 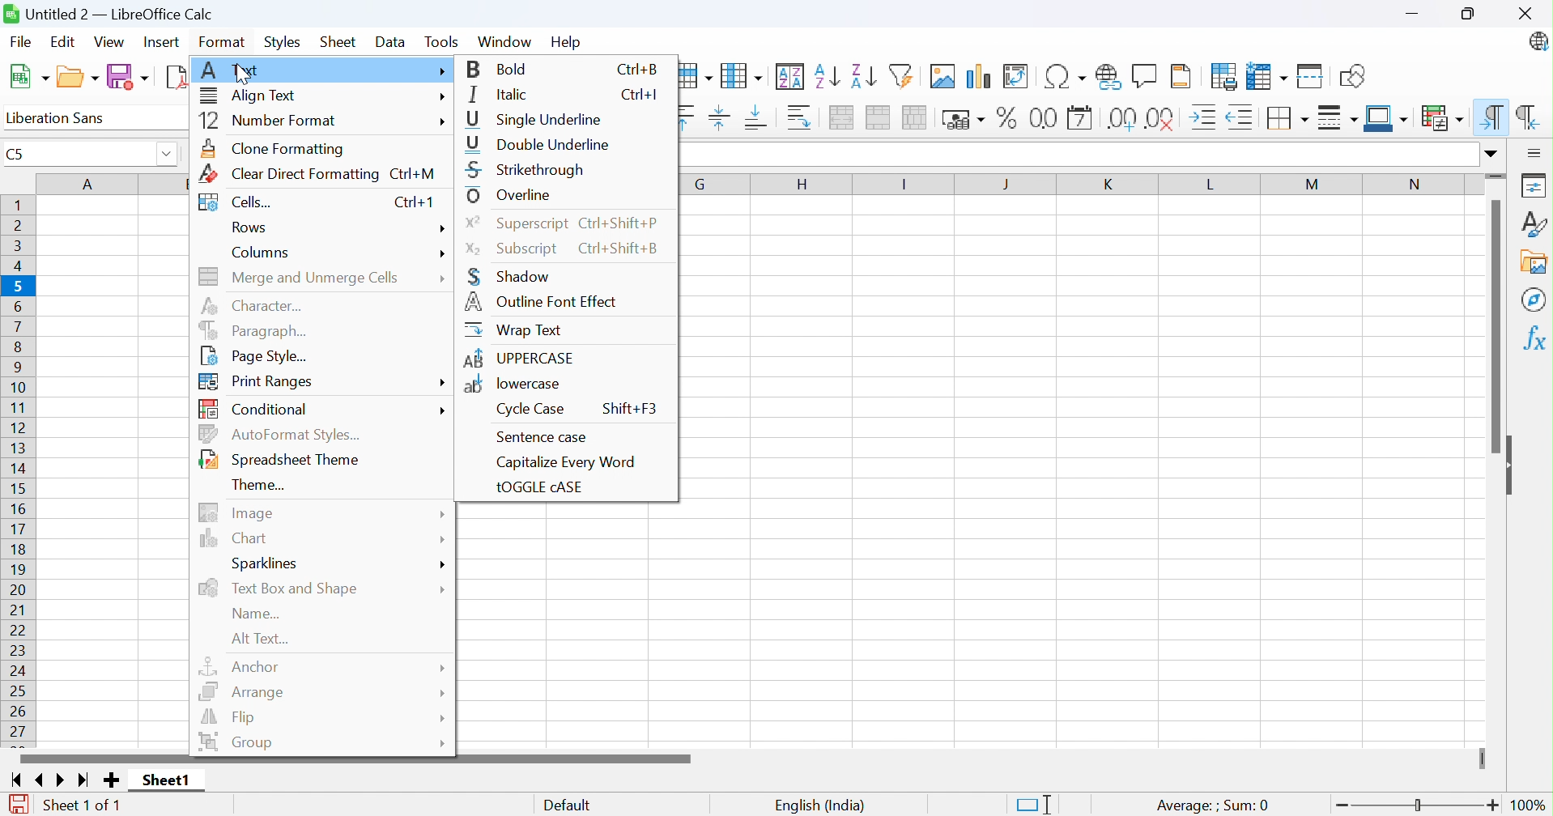 What do you see at coordinates (800, 117) in the screenshot?
I see `Wrap text` at bounding box center [800, 117].